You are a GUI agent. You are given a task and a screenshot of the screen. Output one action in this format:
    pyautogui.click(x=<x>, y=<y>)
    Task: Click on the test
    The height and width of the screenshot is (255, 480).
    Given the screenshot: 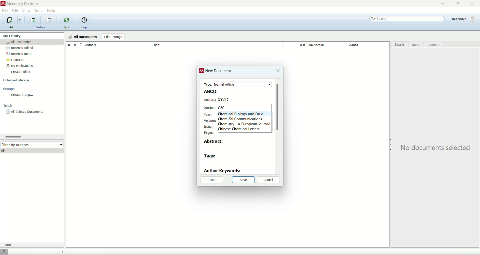 What is the action you would take?
    pyautogui.click(x=236, y=86)
    